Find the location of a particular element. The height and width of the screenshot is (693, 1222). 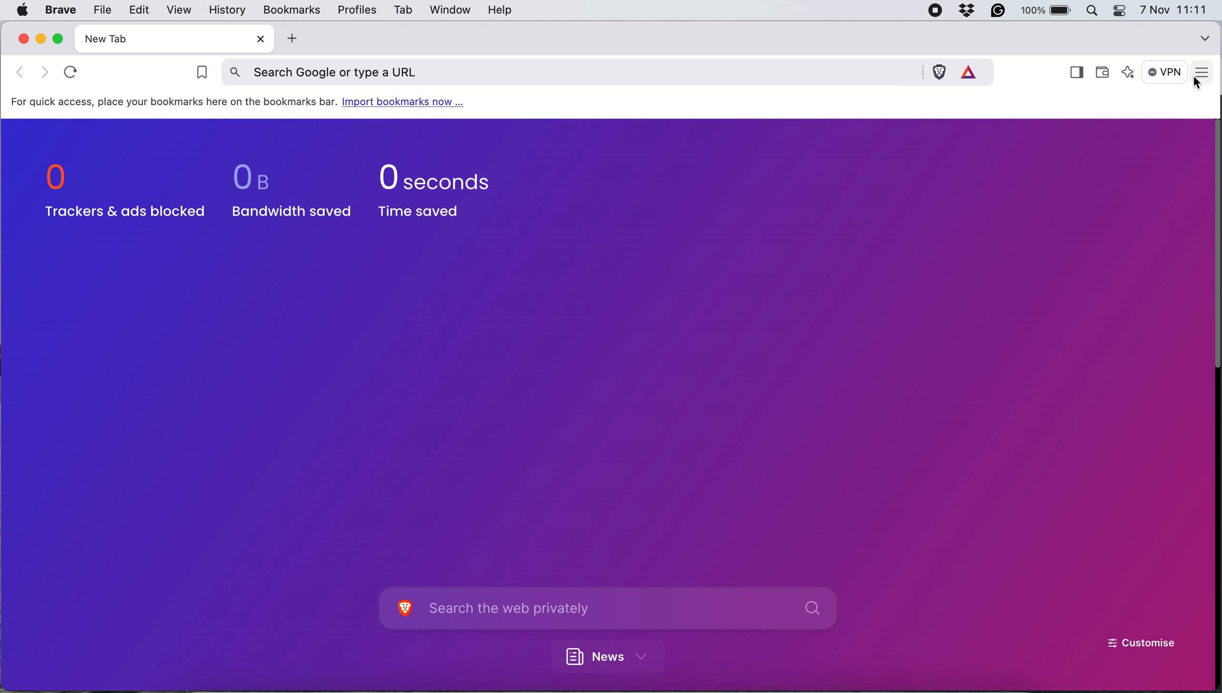

system logo is located at coordinates (22, 10).